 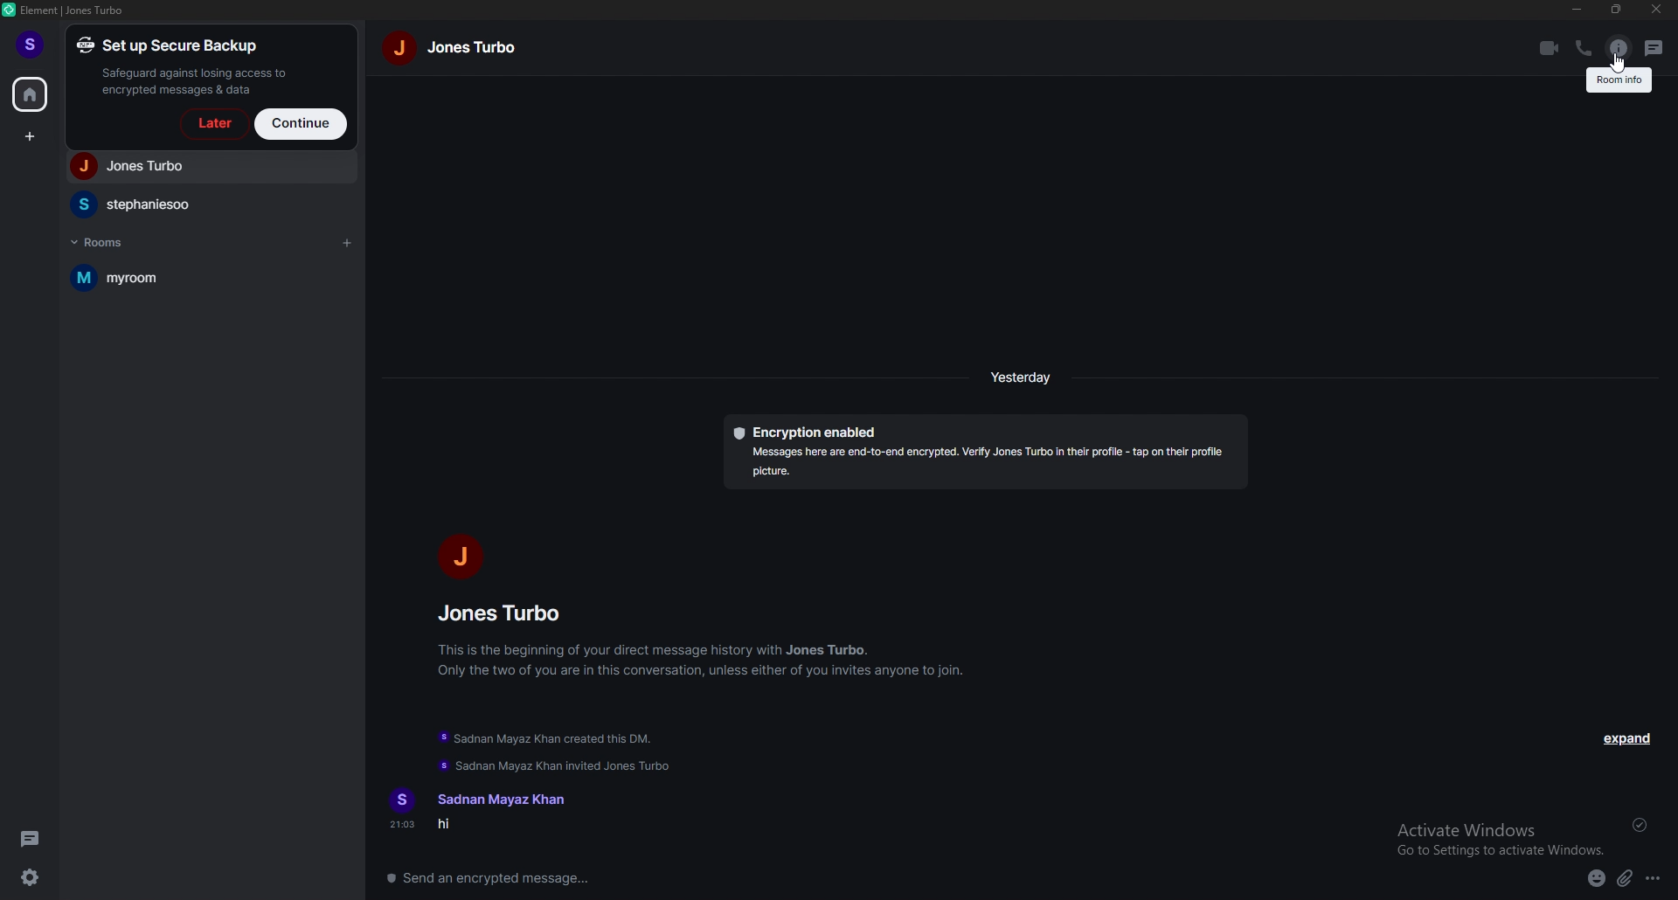 I want to click on threads, so click(x=1654, y=47).